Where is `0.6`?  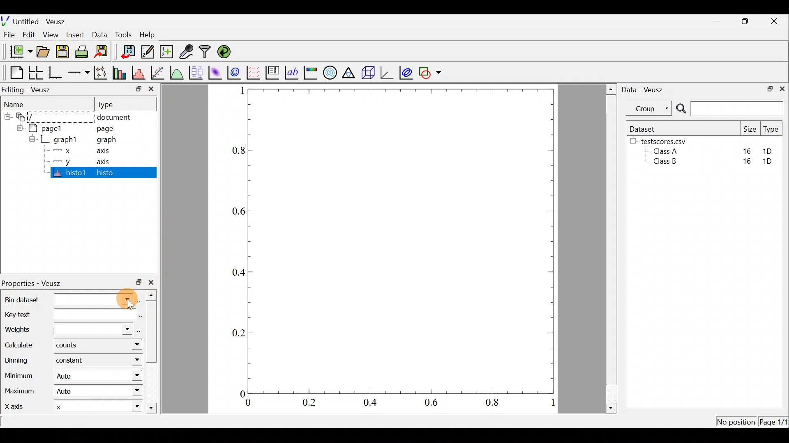 0.6 is located at coordinates (236, 210).